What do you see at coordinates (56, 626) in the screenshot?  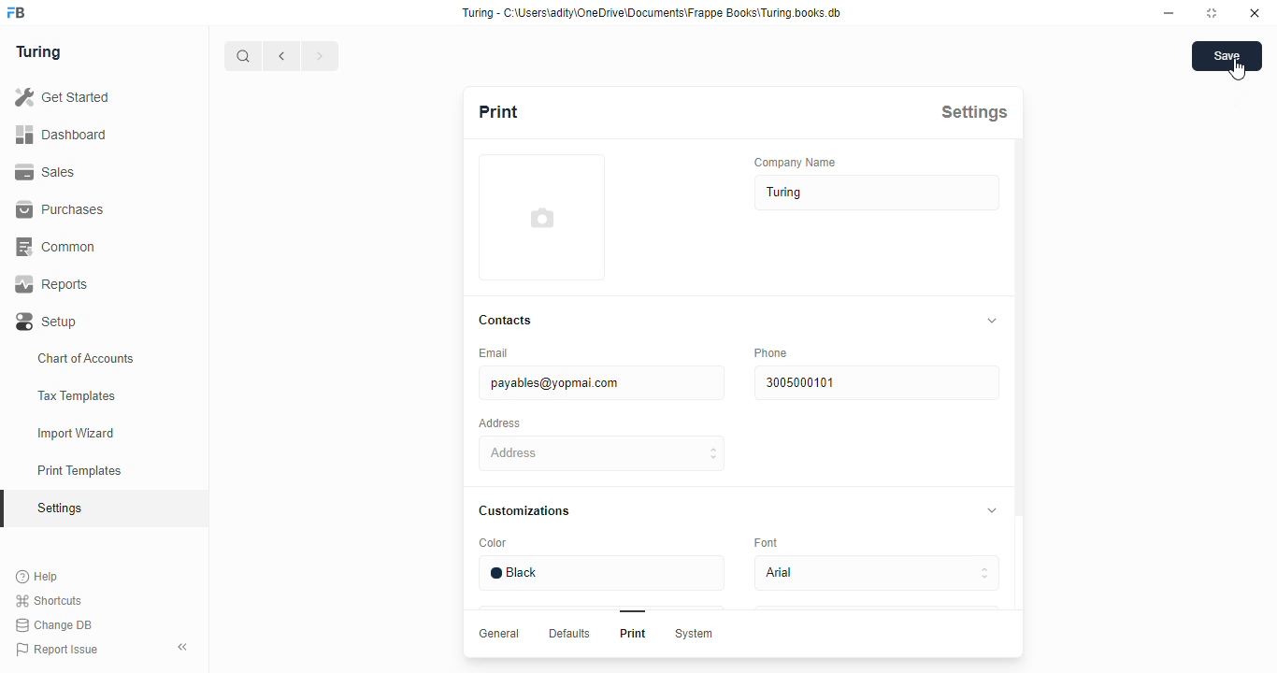 I see `Change DB` at bounding box center [56, 626].